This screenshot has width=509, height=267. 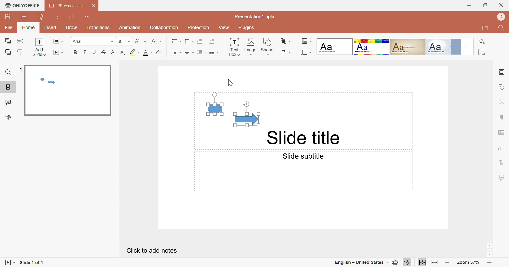 What do you see at coordinates (20, 68) in the screenshot?
I see `1` at bounding box center [20, 68].